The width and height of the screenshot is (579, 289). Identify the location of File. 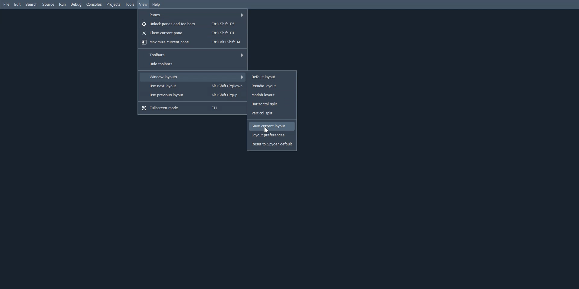
(6, 4).